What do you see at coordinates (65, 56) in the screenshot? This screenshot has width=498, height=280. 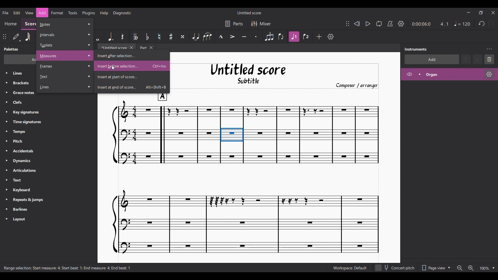 I see `Measures options` at bounding box center [65, 56].